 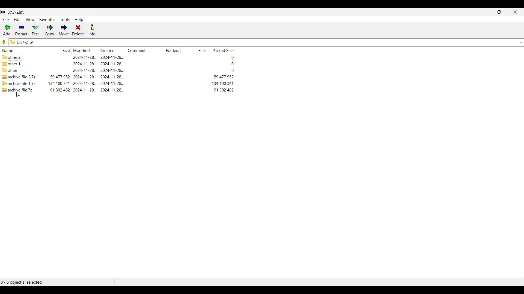 What do you see at coordinates (516, 12) in the screenshot?
I see `Close interface` at bounding box center [516, 12].